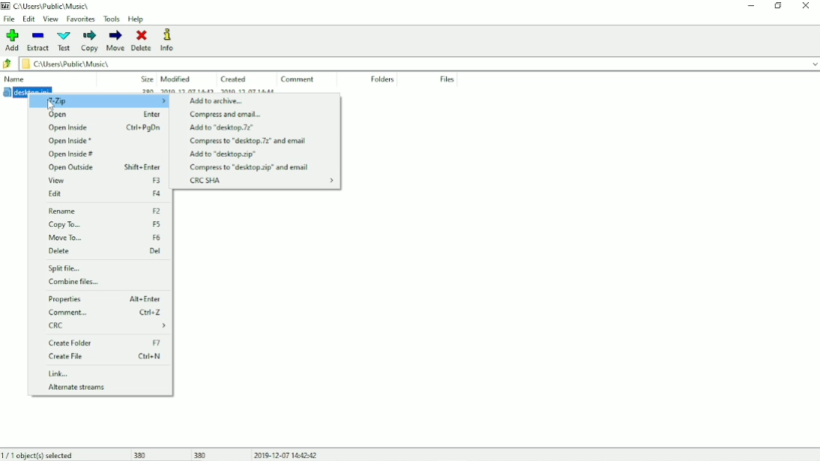 Image resolution: width=820 pixels, height=461 pixels. Describe the element at coordinates (52, 5) in the screenshot. I see `c\users\Pubhc\Music\` at that location.